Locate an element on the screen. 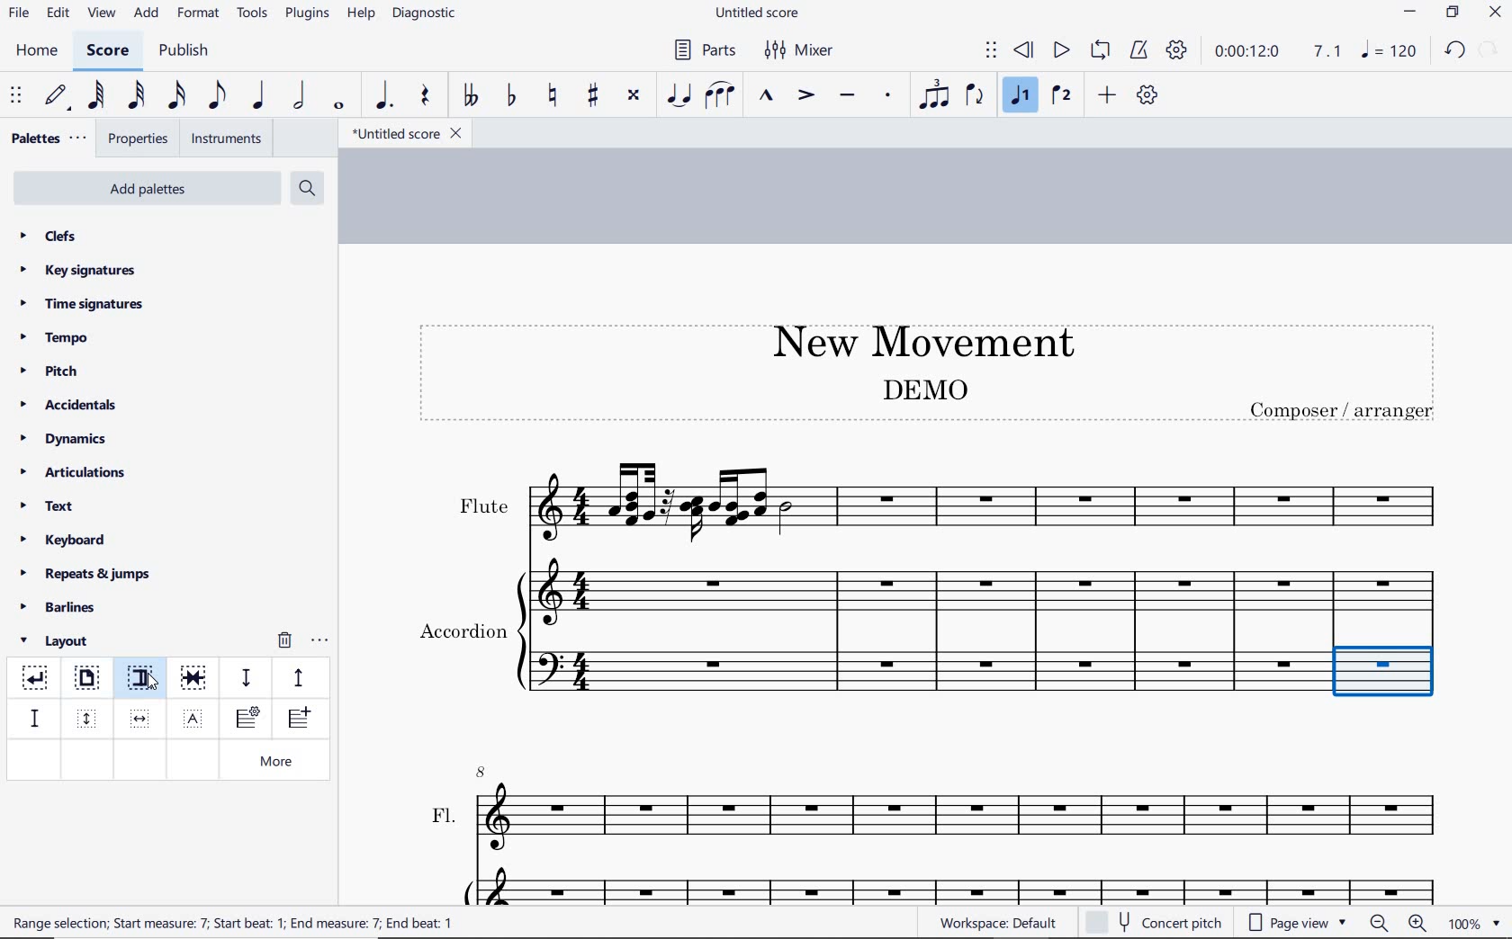  text is located at coordinates (1344, 410).